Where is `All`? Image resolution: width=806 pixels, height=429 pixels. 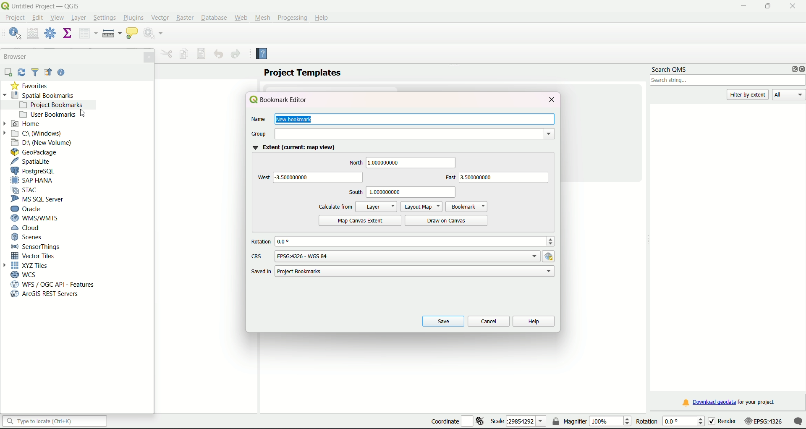
All is located at coordinates (789, 94).